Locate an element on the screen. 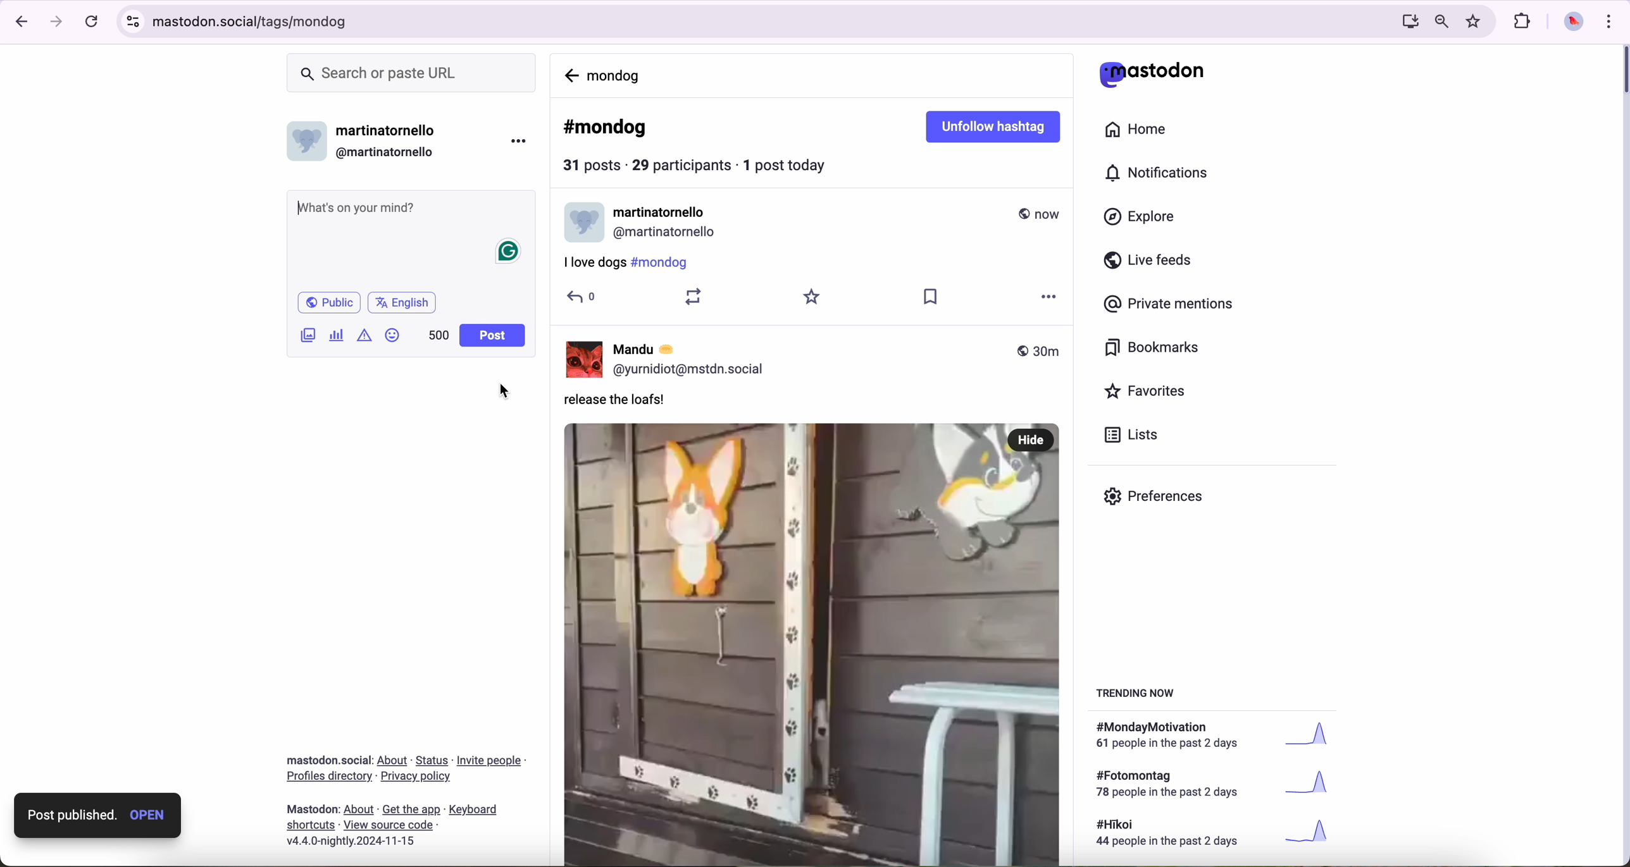  navigate back is located at coordinates (570, 73).